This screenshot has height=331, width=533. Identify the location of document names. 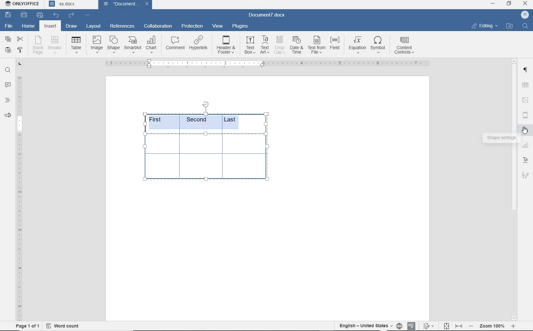
(71, 5).